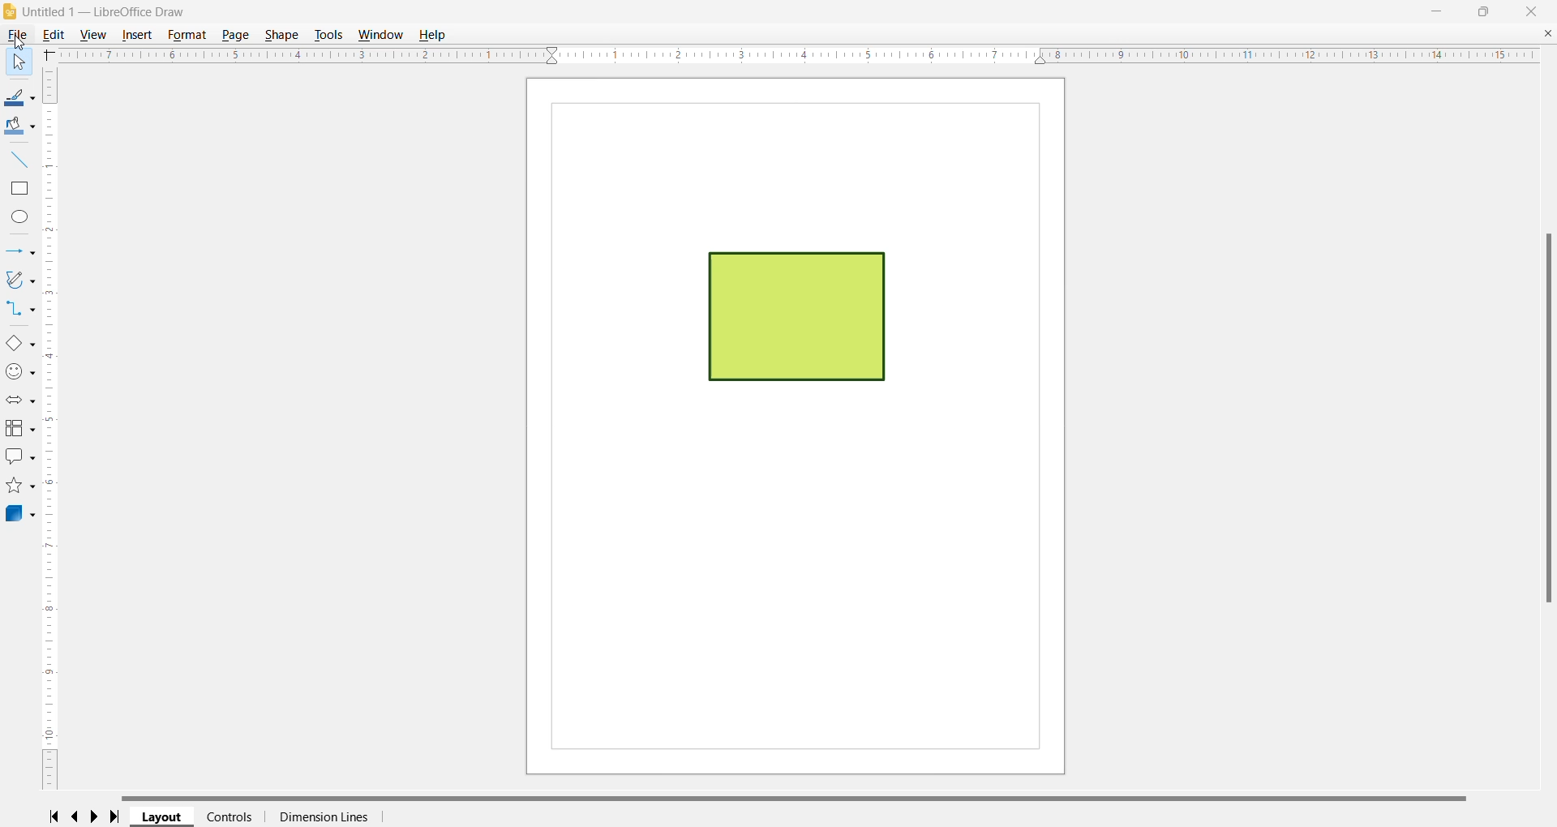  Describe the element at coordinates (229, 816) in the screenshot. I see `Controls` at that location.